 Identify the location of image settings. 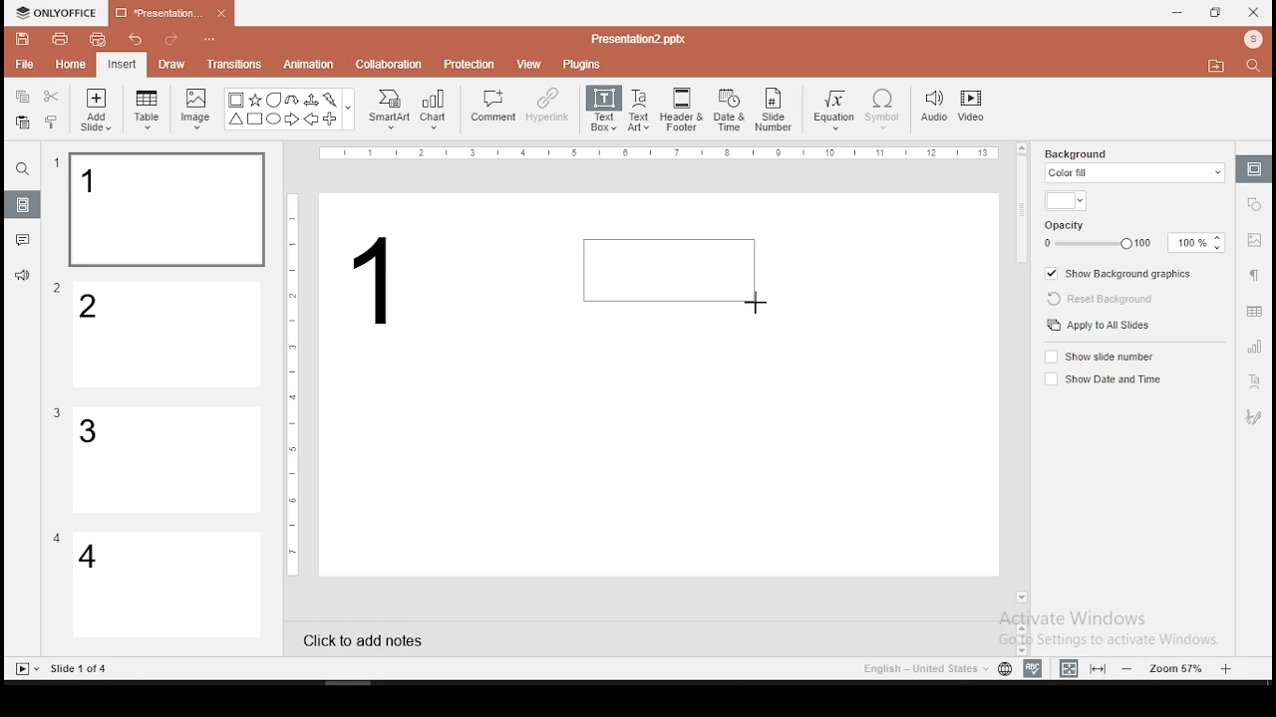
(1252, 242).